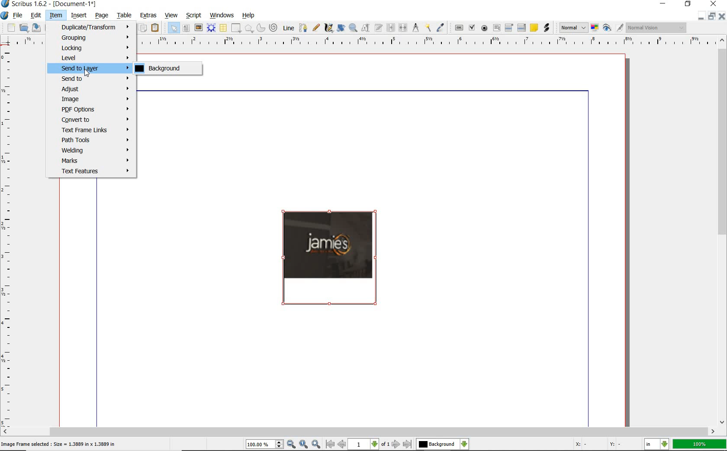 The width and height of the screenshot is (727, 451). I want to click on Bezier curve, so click(303, 27).